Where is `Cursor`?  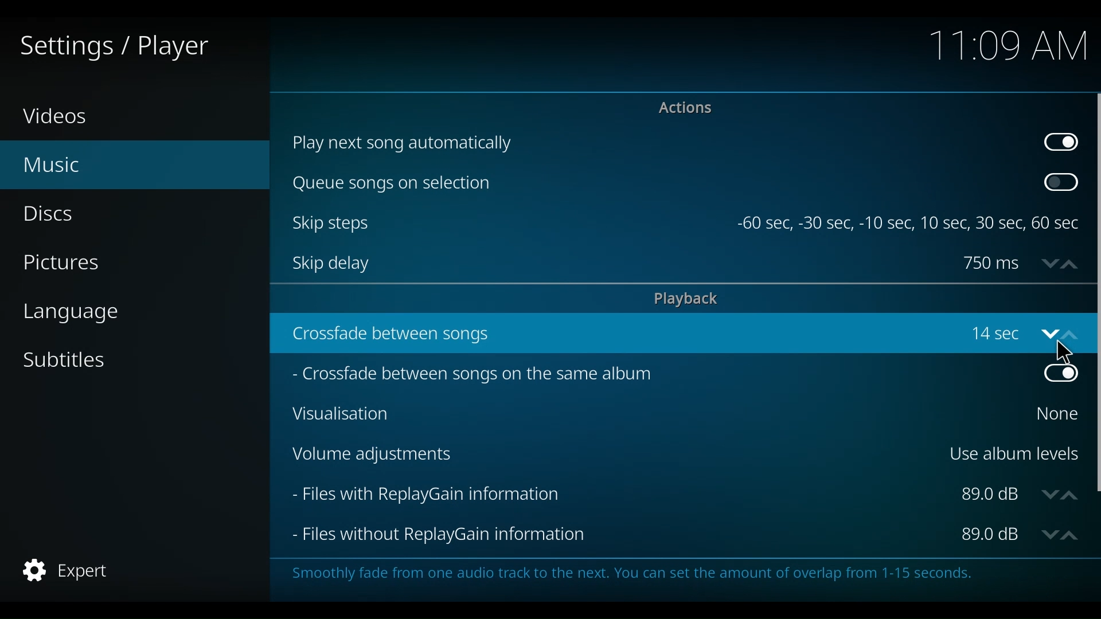 Cursor is located at coordinates (1062, 354).